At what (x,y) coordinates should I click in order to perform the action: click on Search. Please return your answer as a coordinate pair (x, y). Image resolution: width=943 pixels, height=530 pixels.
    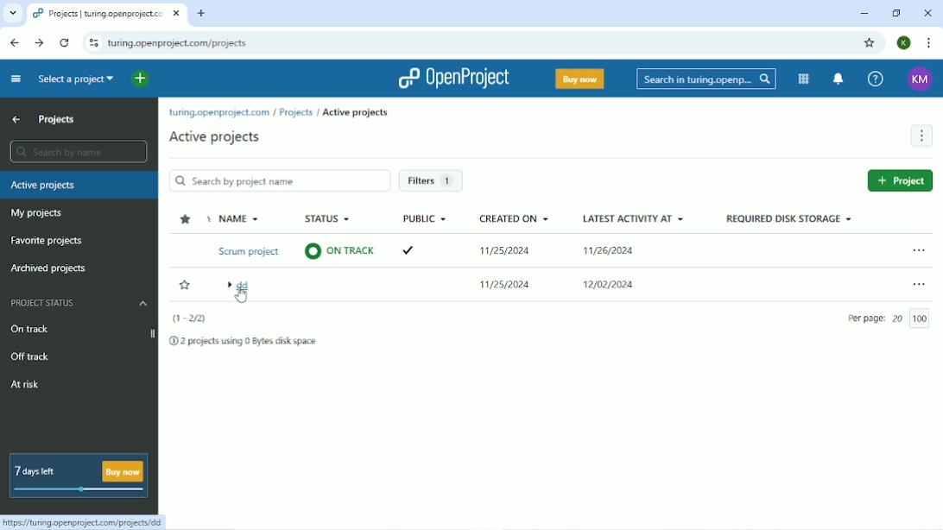
    Looking at the image, I should click on (706, 79).